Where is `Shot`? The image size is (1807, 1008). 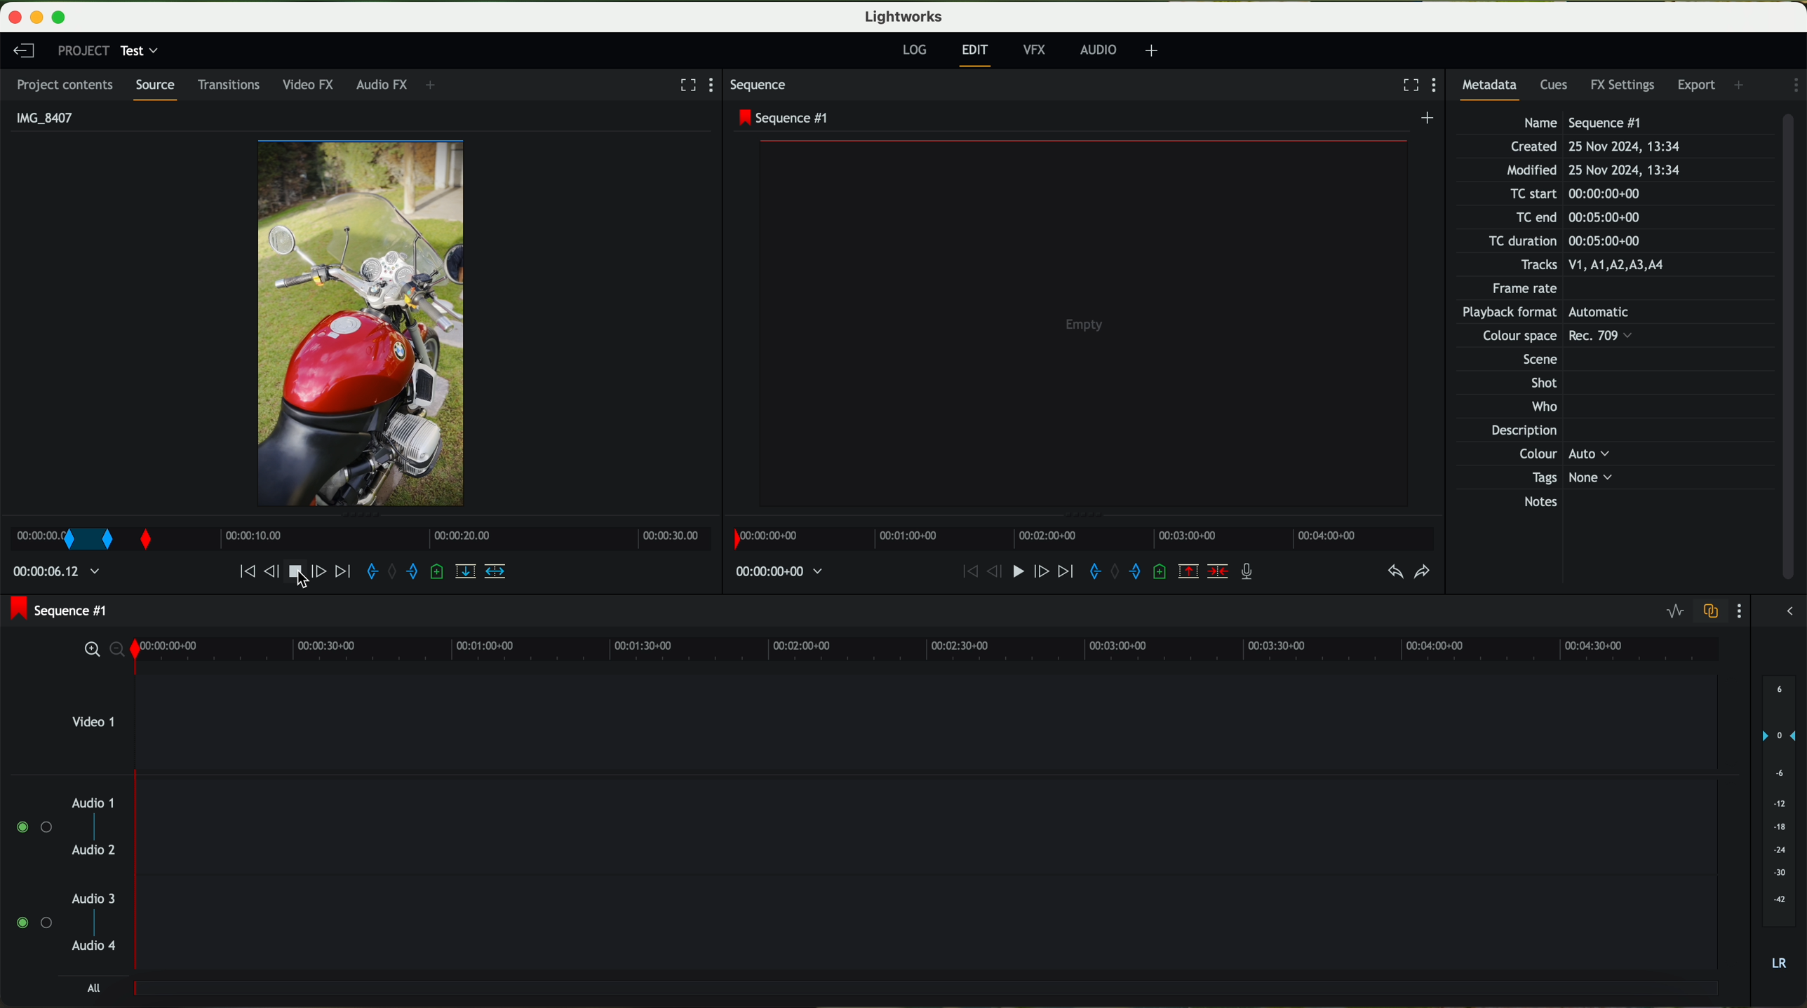 Shot is located at coordinates (1542, 383).